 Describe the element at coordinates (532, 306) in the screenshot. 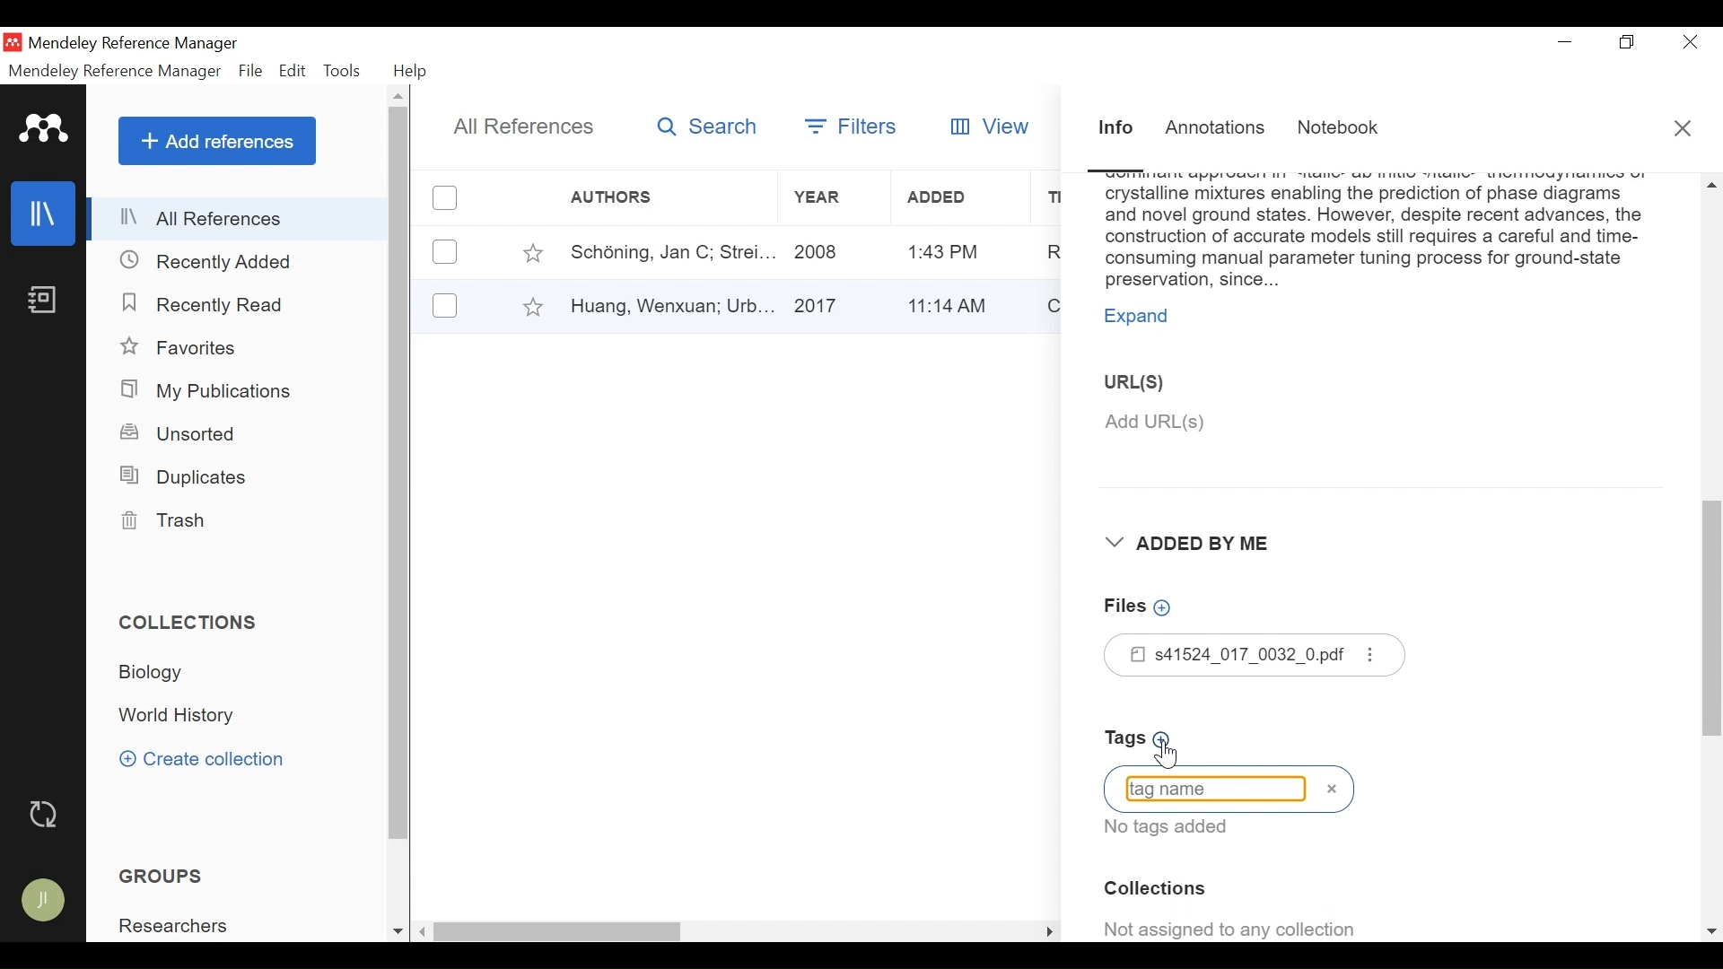

I see `Toggle Favorites` at that location.